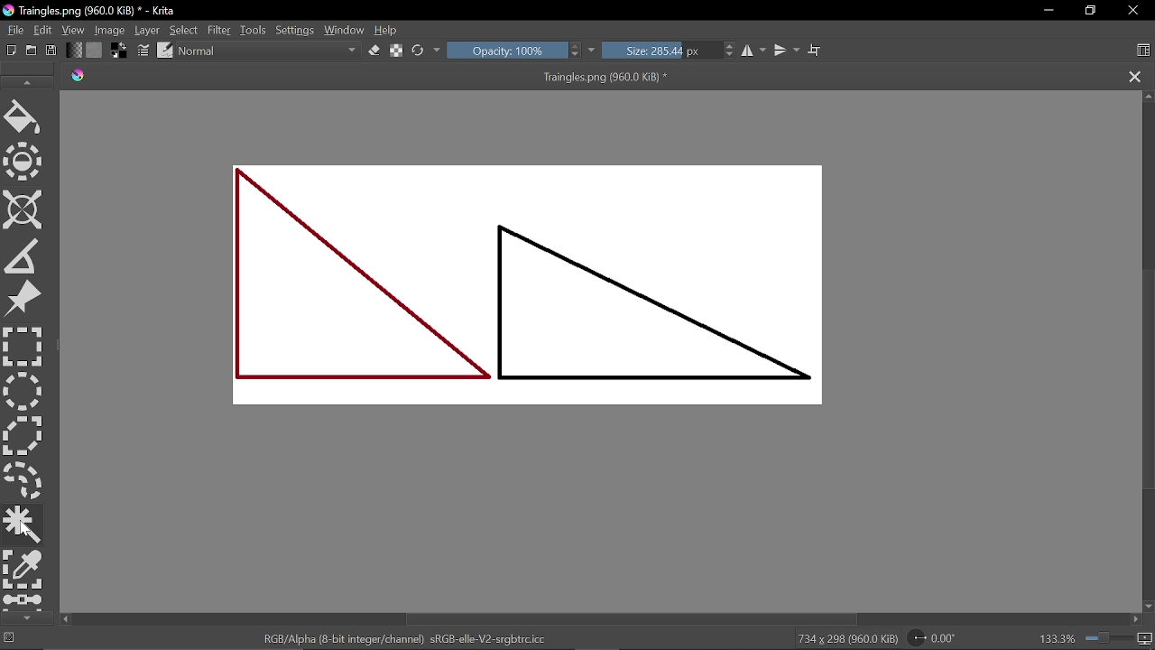 The image size is (1155, 650). I want to click on Minimize, so click(1049, 10).